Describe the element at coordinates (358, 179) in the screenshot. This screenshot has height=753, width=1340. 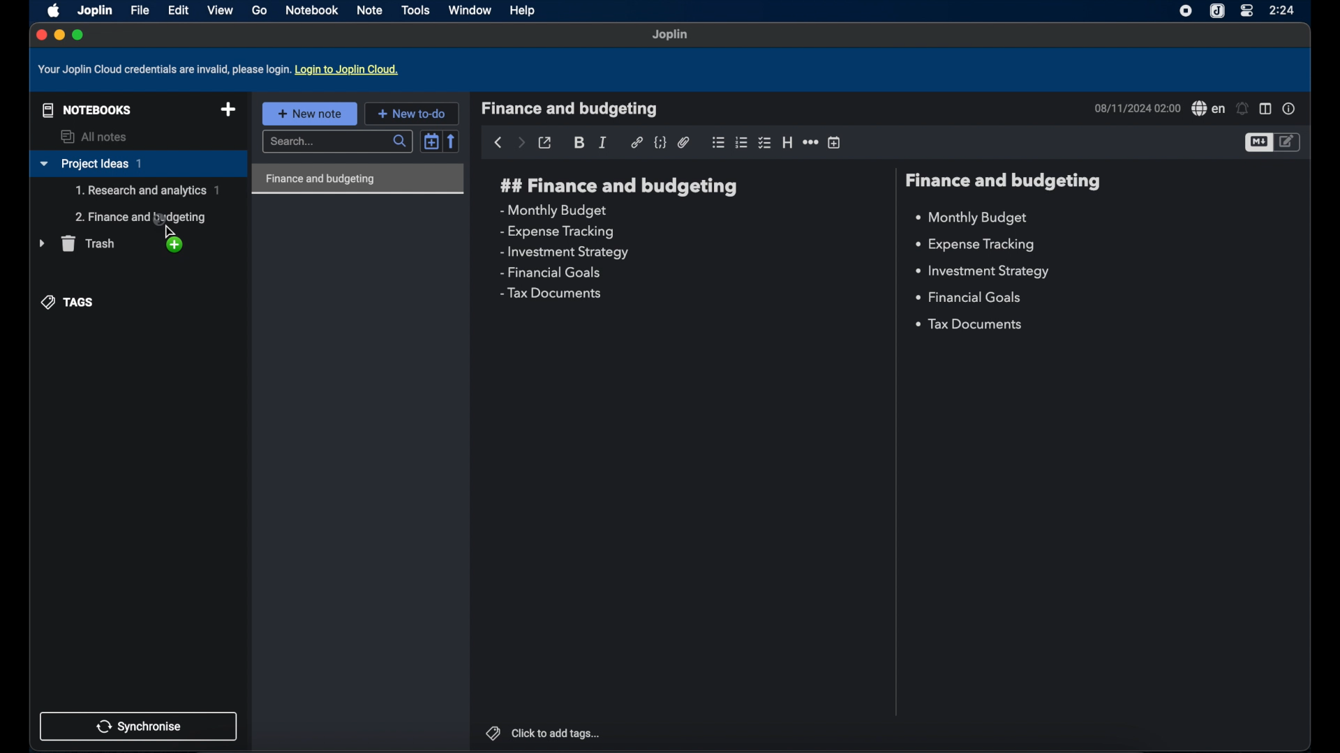
I see `finance and budgeting highlighted` at that location.